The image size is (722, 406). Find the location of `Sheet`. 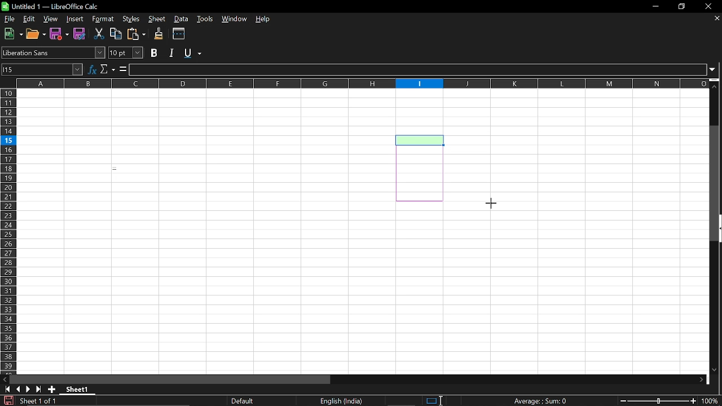

Sheet is located at coordinates (156, 19).